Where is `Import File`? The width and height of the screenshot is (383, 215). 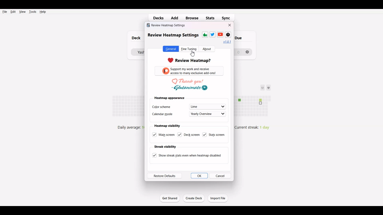
Import File is located at coordinates (218, 198).